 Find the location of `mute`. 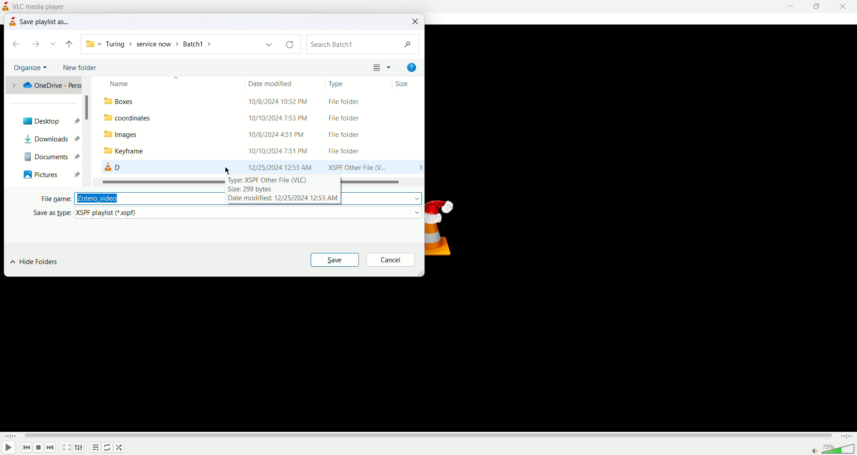

mute is located at coordinates (815, 452).